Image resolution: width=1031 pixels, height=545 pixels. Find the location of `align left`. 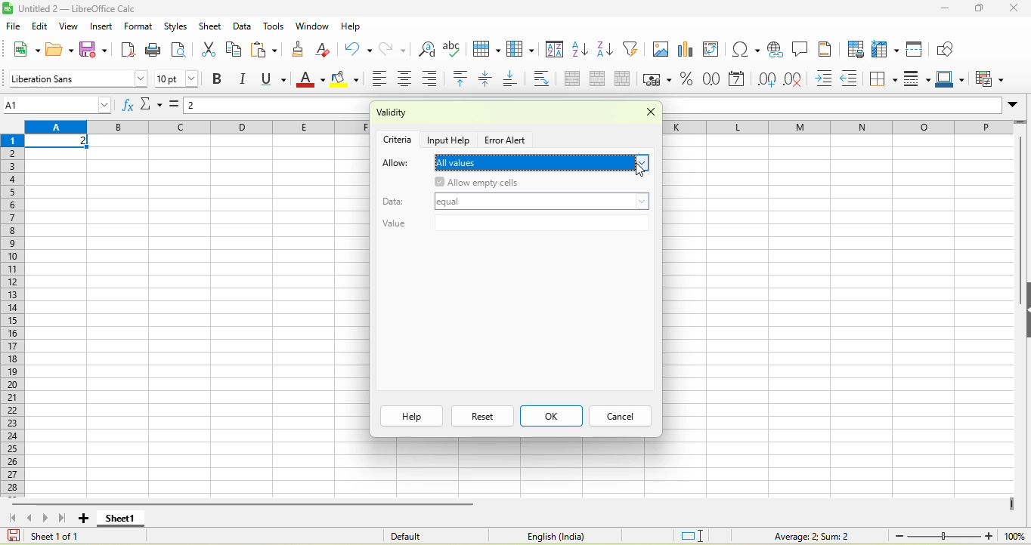

align left is located at coordinates (378, 80).